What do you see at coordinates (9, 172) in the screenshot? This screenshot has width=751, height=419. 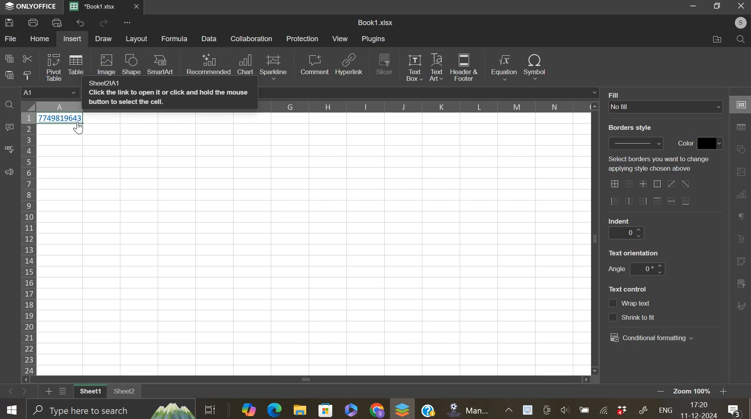 I see `feedback` at bounding box center [9, 172].